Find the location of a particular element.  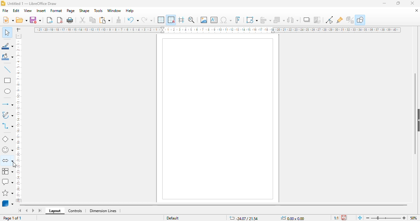

title is located at coordinates (32, 4).